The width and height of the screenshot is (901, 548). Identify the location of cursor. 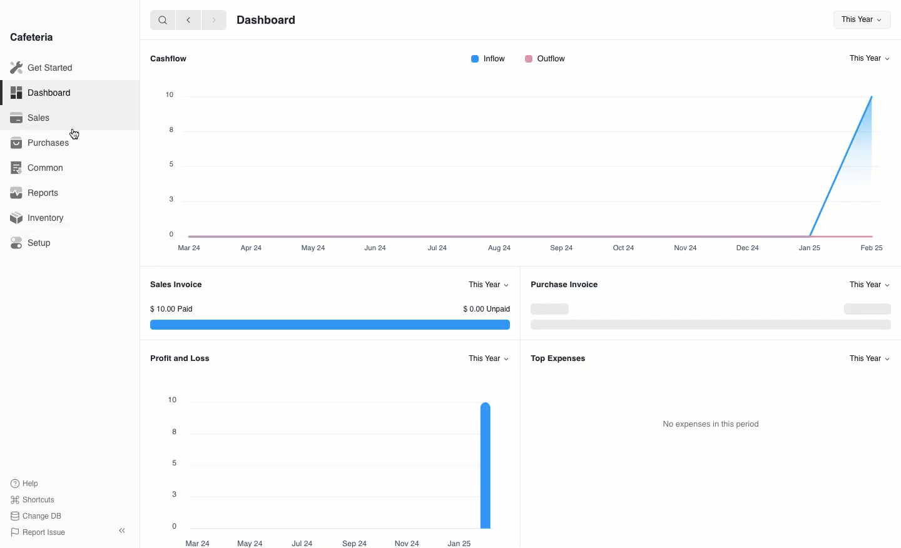
(74, 131).